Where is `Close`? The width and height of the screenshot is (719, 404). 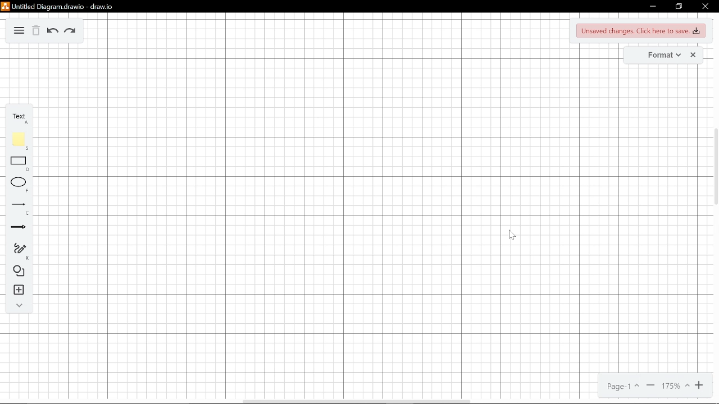
Close is located at coordinates (693, 54).